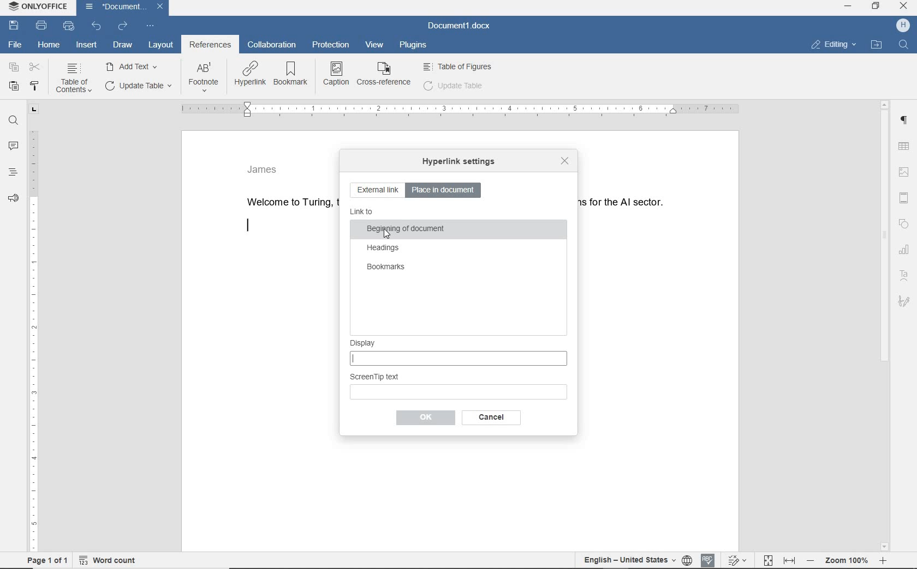 The width and height of the screenshot is (917, 569). Describe the element at coordinates (251, 75) in the screenshot. I see `HYPERLINK` at that location.